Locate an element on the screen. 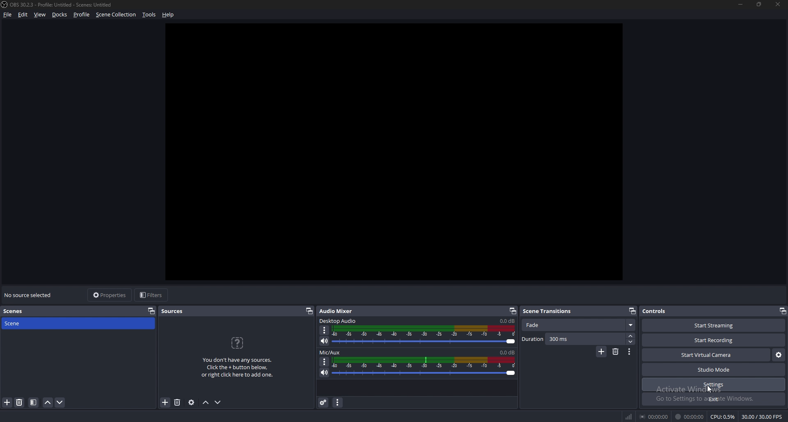 The image size is (788, 422). view is located at coordinates (40, 14).